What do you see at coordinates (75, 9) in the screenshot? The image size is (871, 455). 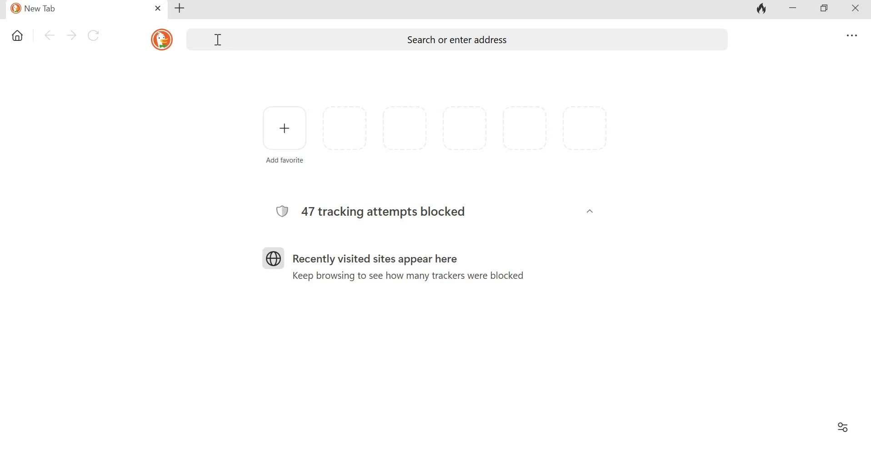 I see `Current tab` at bounding box center [75, 9].